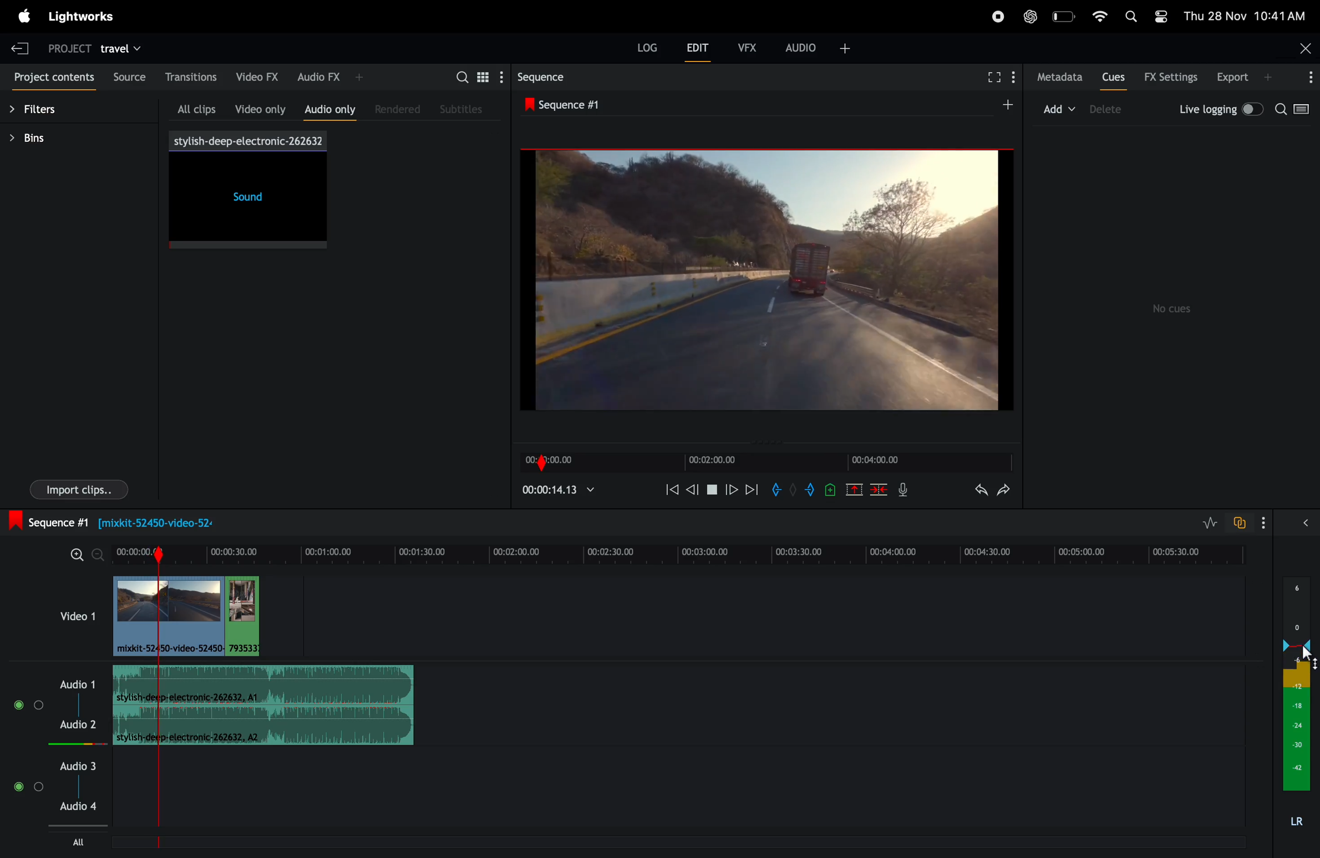 The width and height of the screenshot is (1320, 858). What do you see at coordinates (1218, 111) in the screenshot?
I see `live logging` at bounding box center [1218, 111].